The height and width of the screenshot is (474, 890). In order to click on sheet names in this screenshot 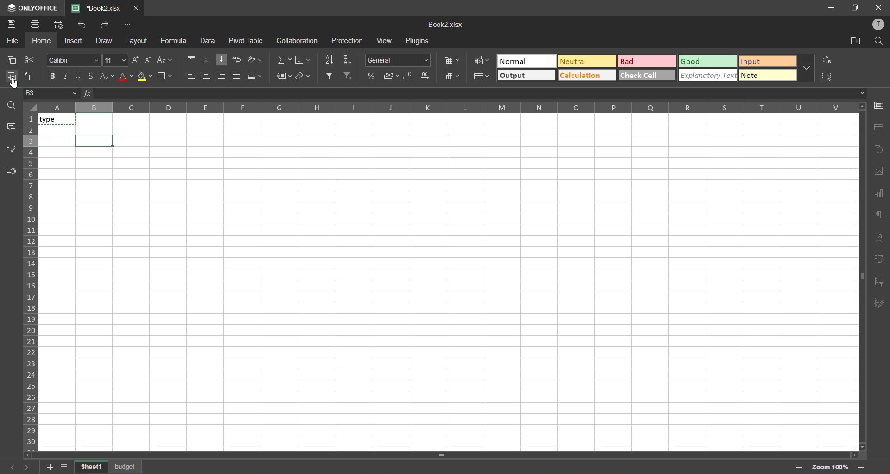, I will do `click(109, 466)`.